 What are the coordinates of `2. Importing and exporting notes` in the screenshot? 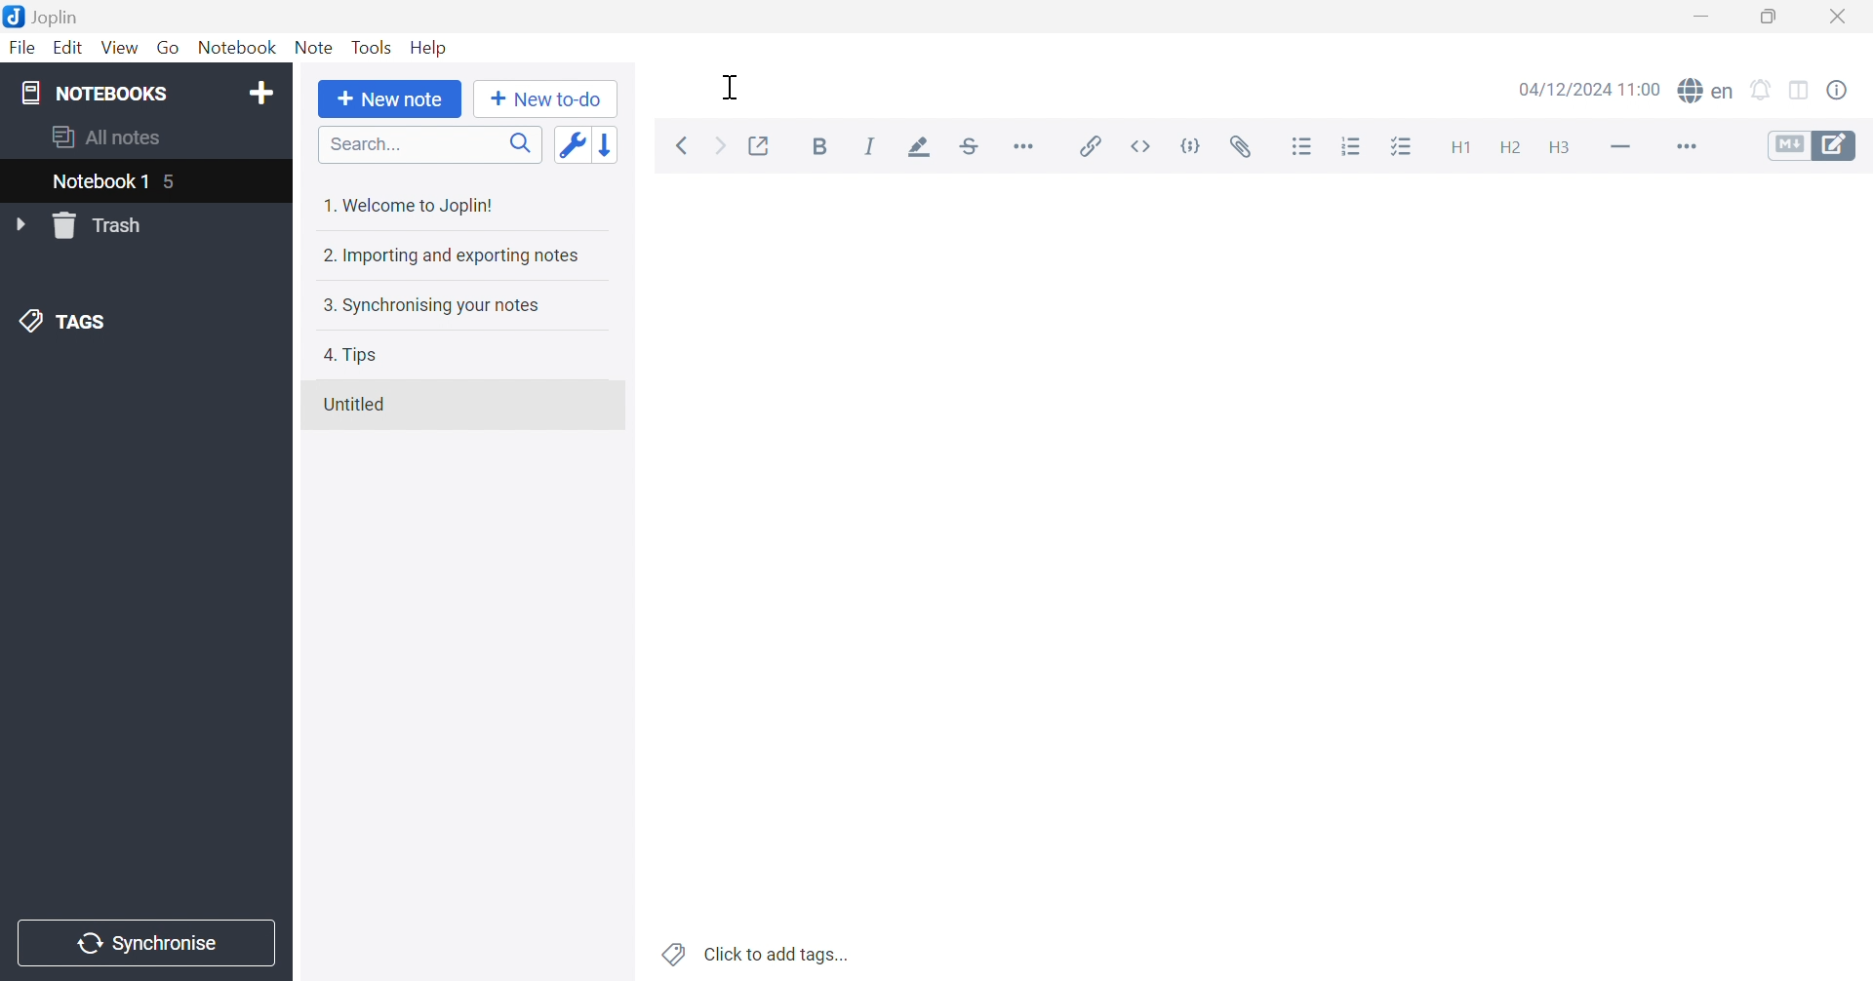 It's located at (455, 257).